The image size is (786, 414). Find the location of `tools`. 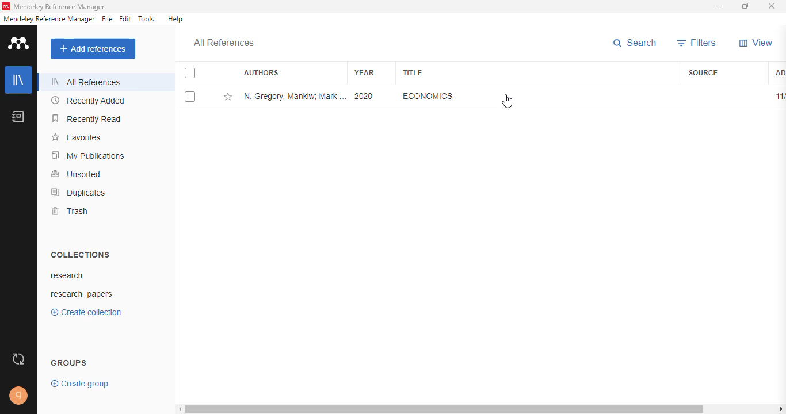

tools is located at coordinates (147, 19).